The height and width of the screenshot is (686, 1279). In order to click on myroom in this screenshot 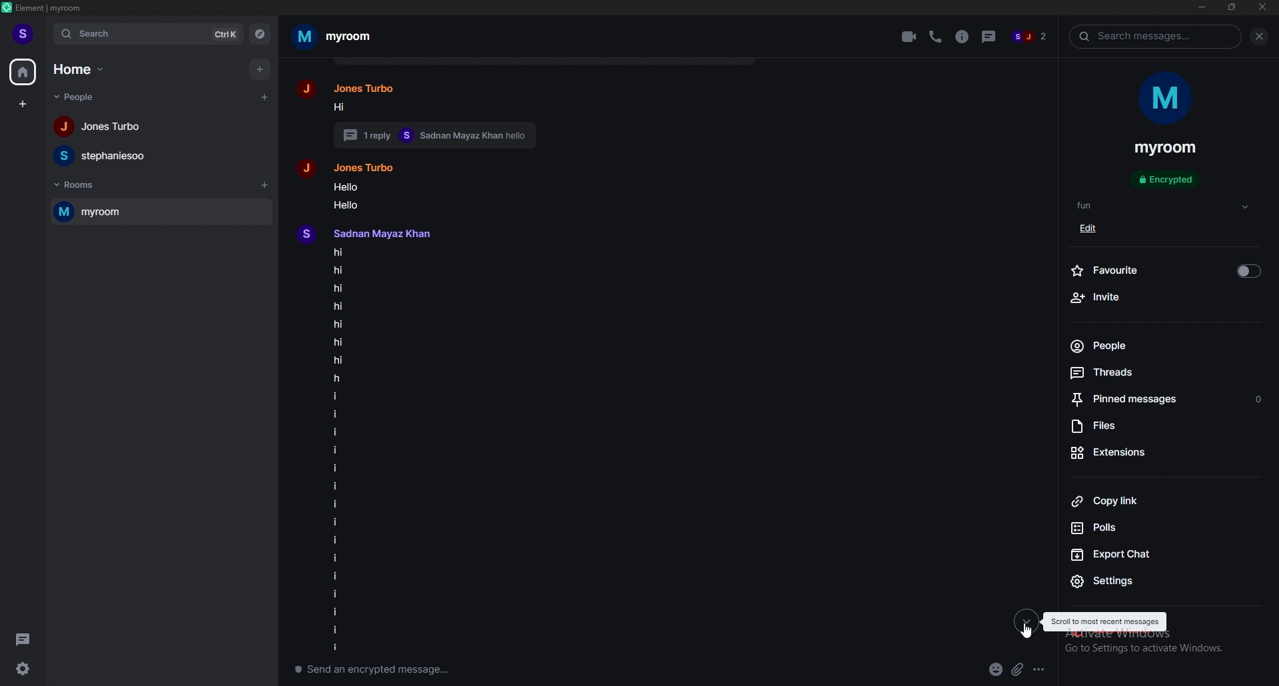, I will do `click(336, 35)`.